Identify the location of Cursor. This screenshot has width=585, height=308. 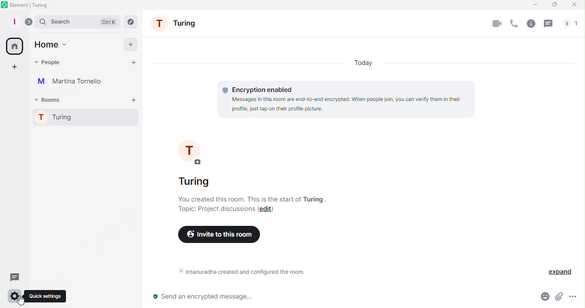
(21, 301).